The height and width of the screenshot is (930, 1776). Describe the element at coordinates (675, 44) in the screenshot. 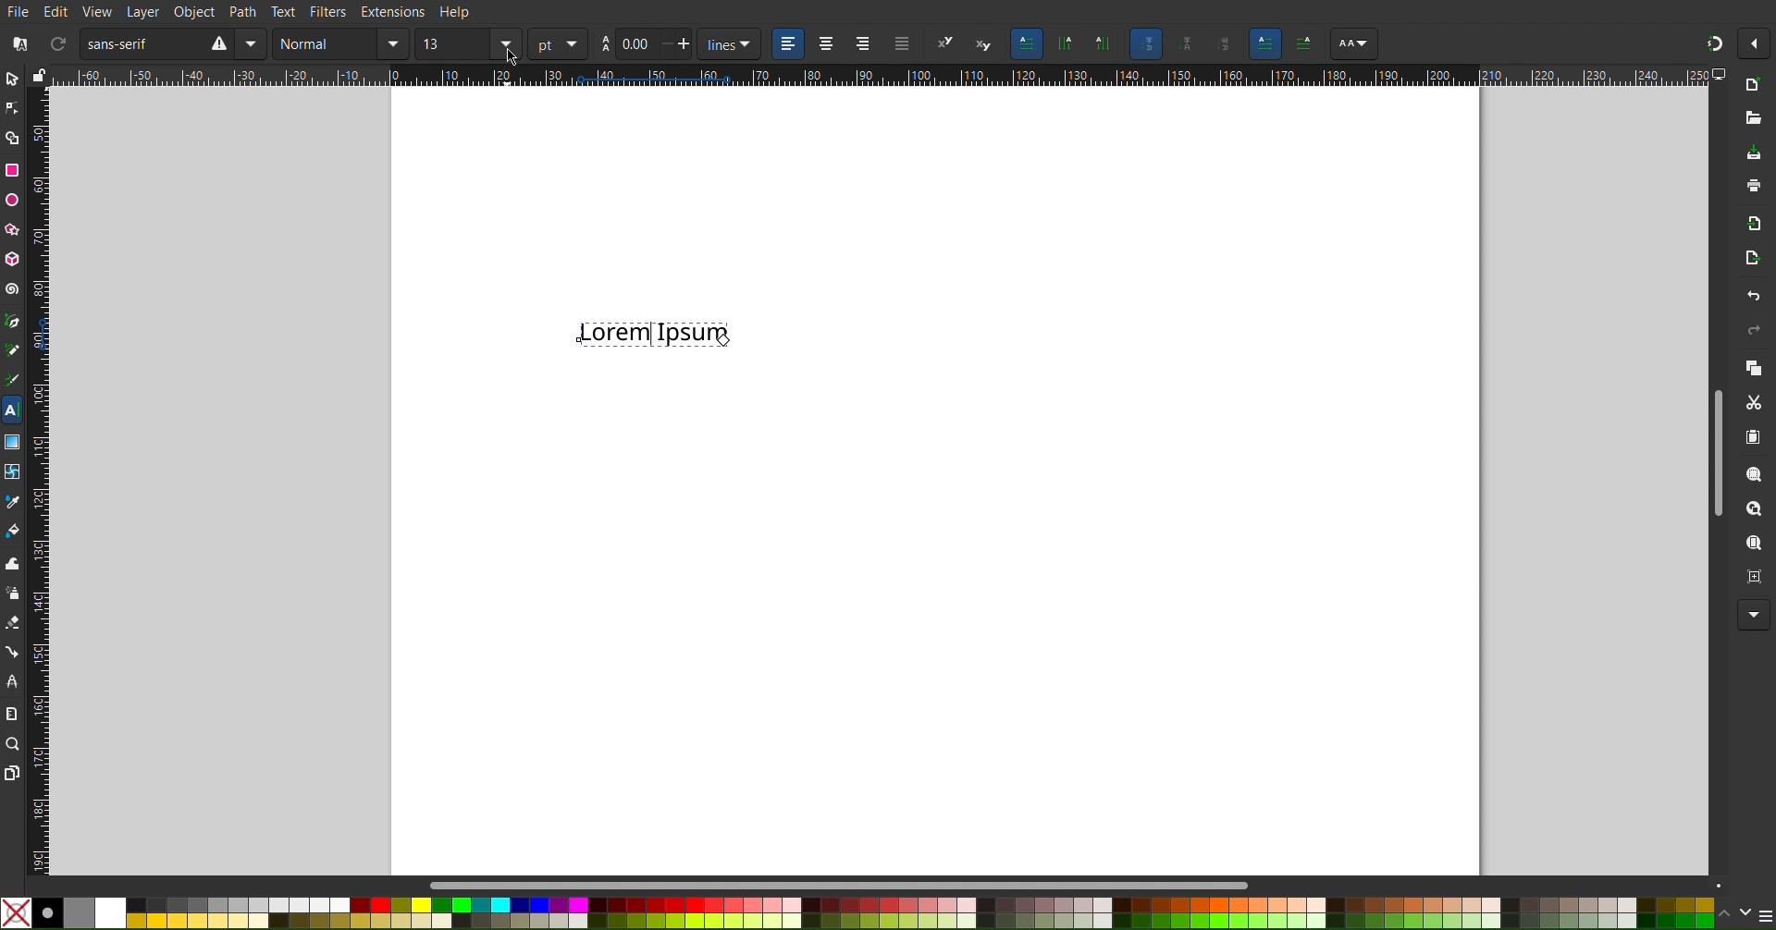

I see `increase/decrease` at that location.